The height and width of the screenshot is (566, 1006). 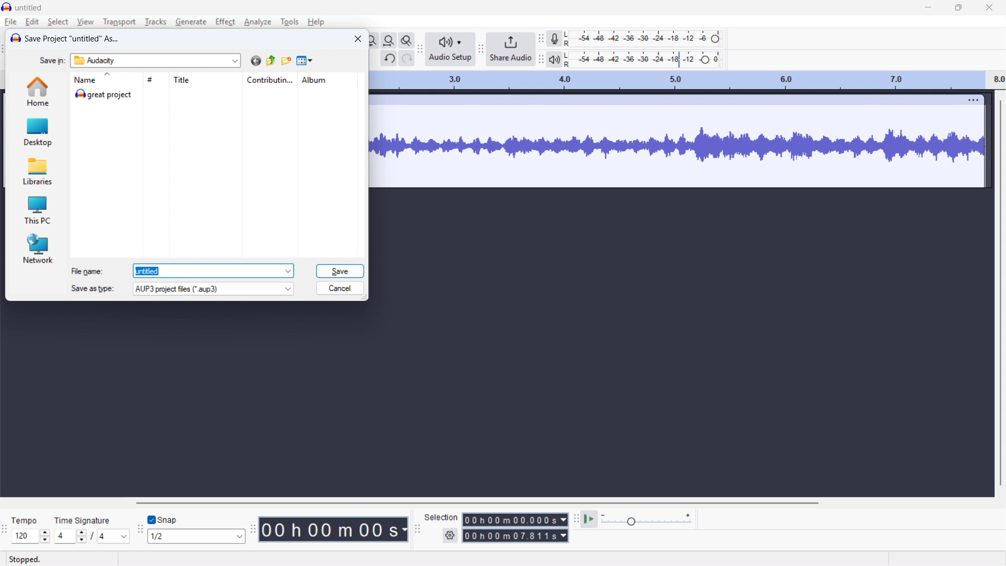 I want to click on great project file, so click(x=216, y=94).